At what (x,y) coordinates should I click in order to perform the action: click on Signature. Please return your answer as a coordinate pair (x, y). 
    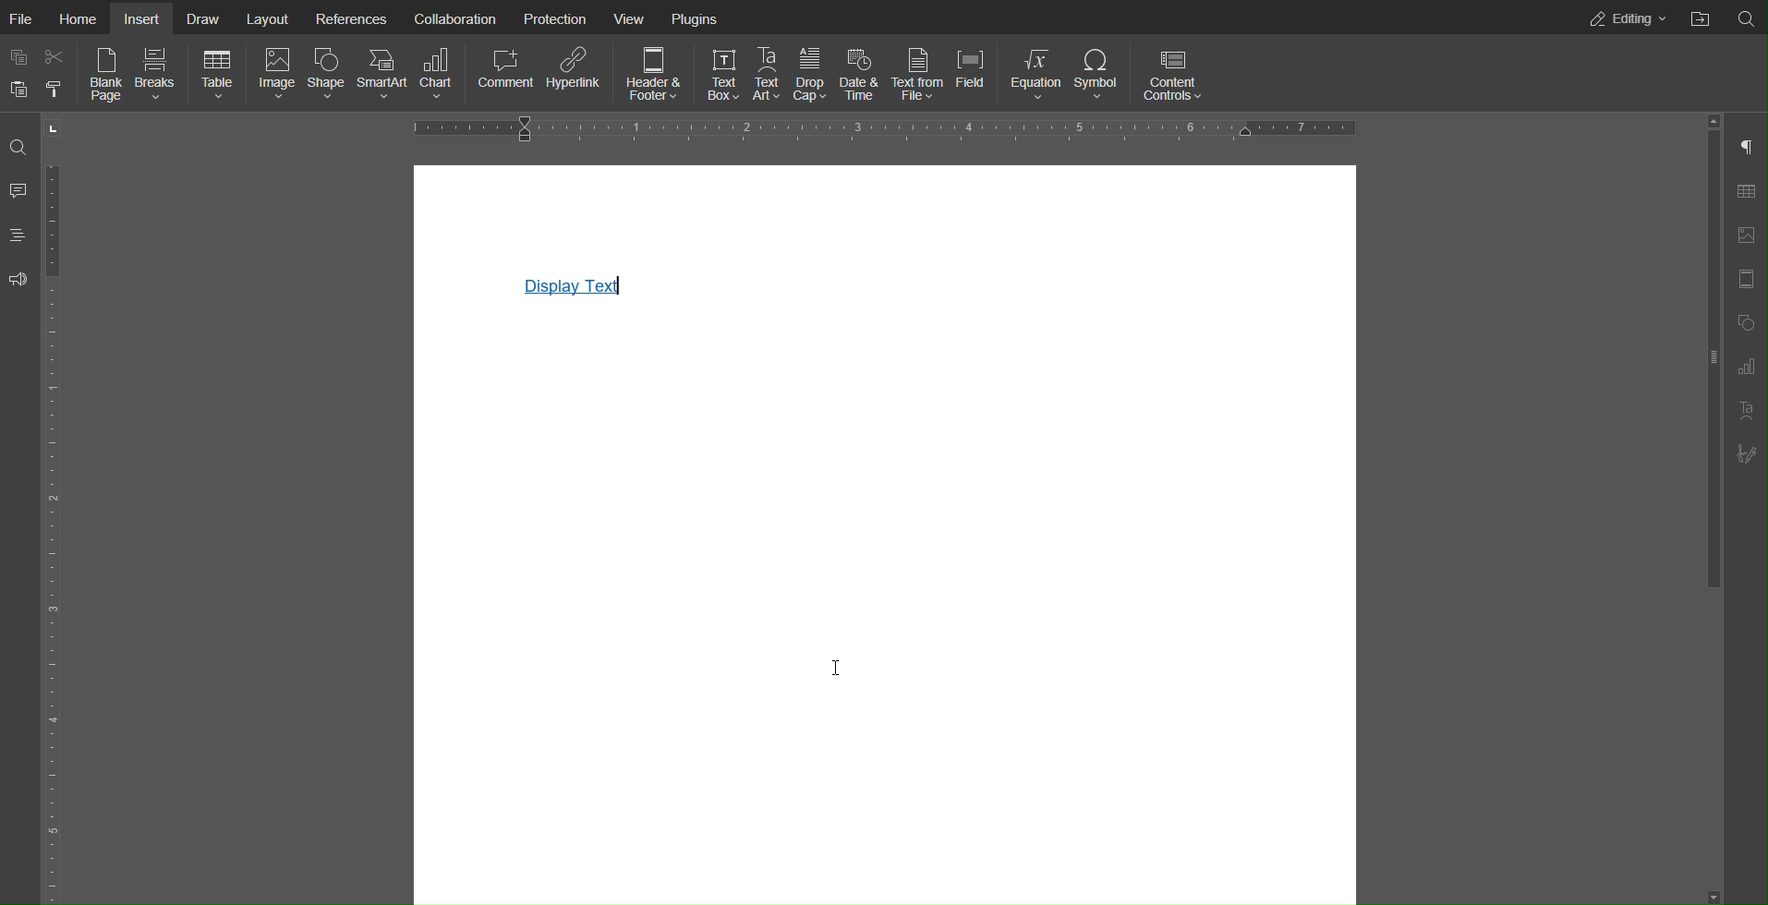
    Looking at the image, I should click on (1747, 453).